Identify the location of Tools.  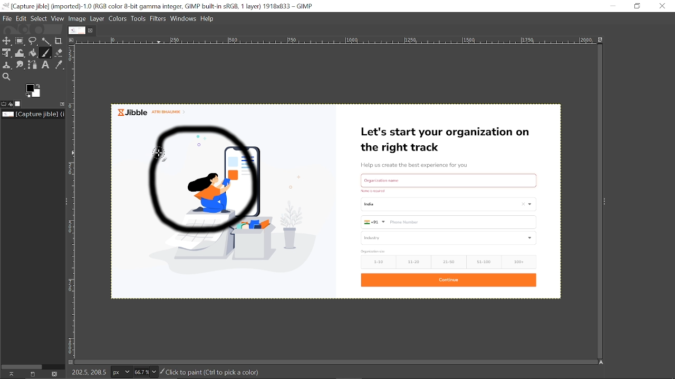
(139, 19).